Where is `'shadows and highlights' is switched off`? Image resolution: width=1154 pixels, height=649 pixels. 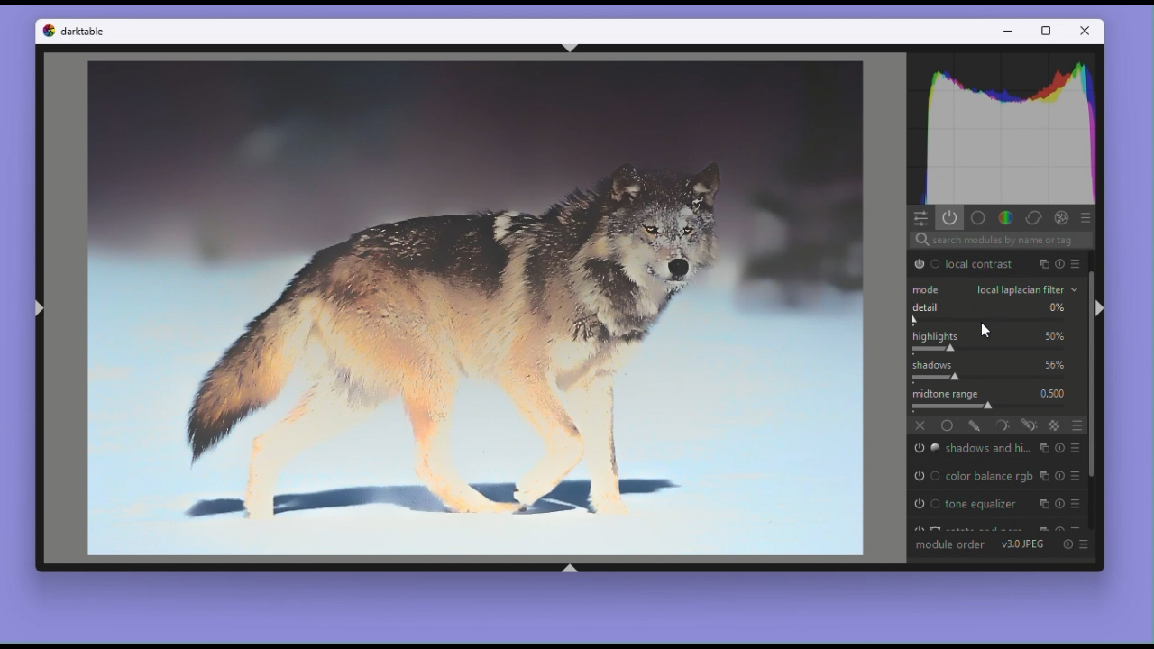 'shadows and highlights' is switched off is located at coordinates (923, 449).